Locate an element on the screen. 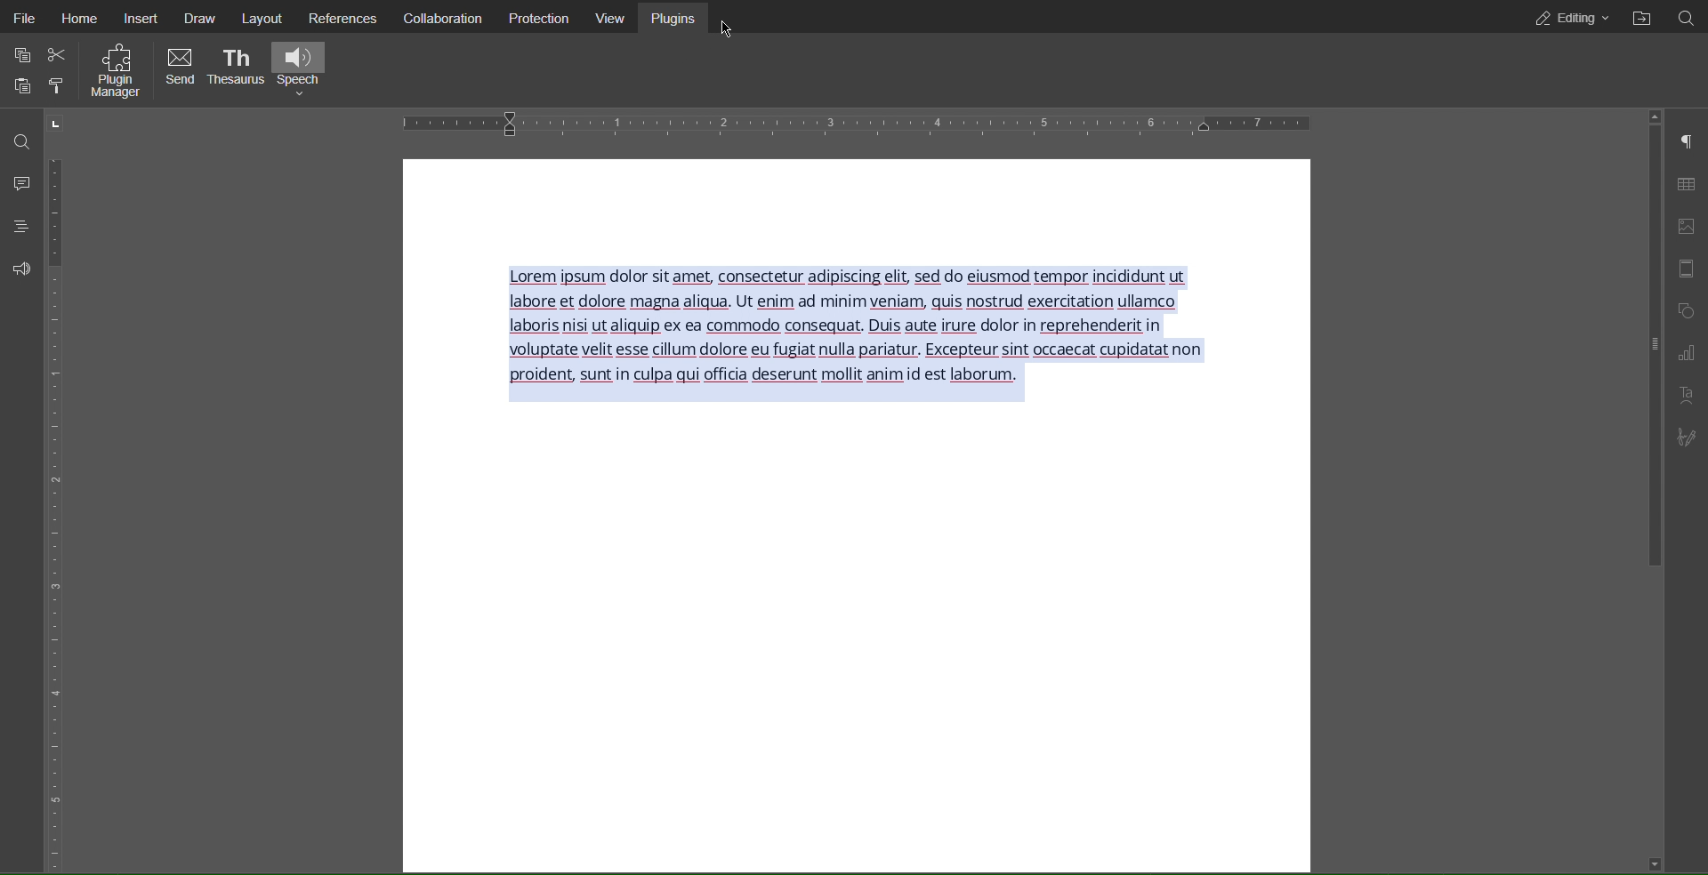 The height and width of the screenshot is (875, 1708). Text Art is located at coordinates (1687, 395).